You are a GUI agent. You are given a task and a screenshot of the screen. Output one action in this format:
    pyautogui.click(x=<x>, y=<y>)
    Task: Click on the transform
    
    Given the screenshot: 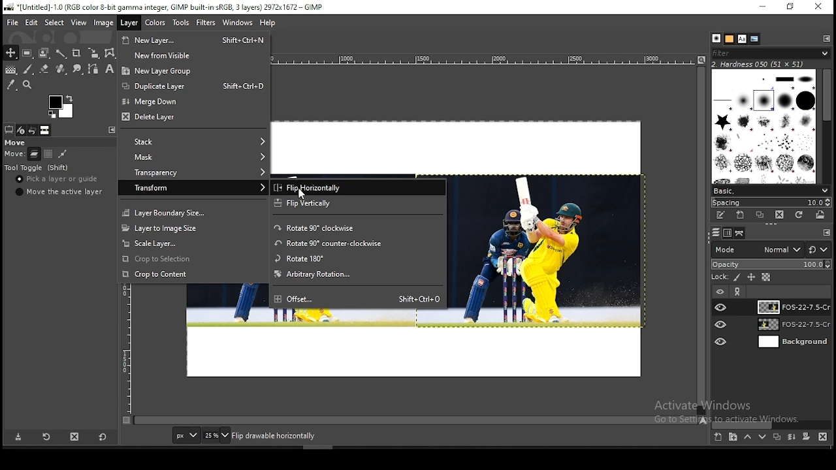 What is the action you would take?
    pyautogui.click(x=193, y=187)
    